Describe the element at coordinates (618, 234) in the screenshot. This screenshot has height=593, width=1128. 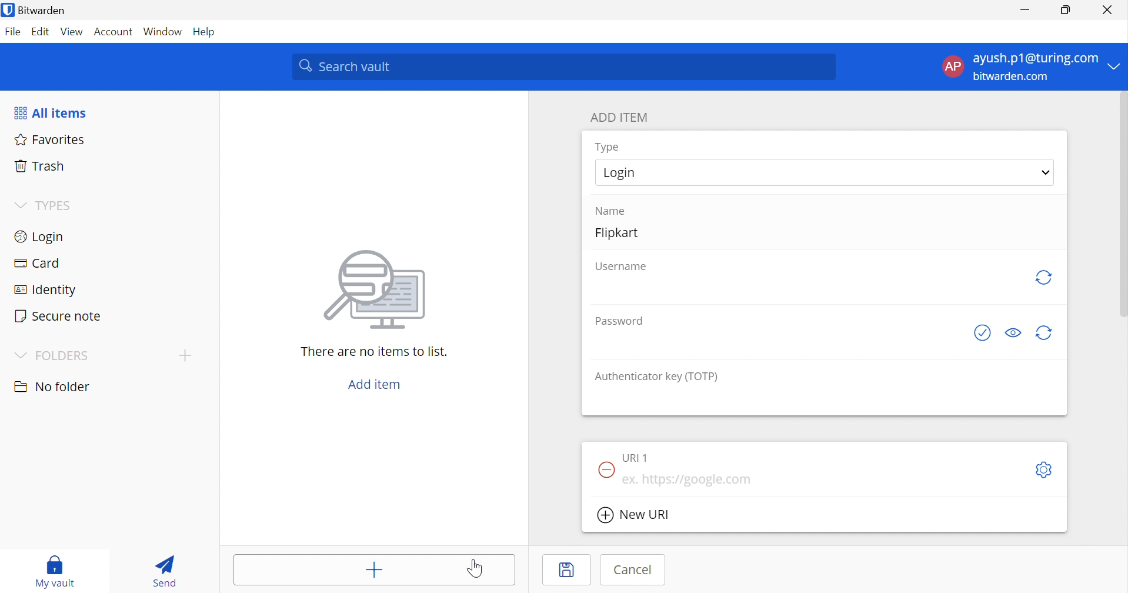
I see `Flipkart` at that location.